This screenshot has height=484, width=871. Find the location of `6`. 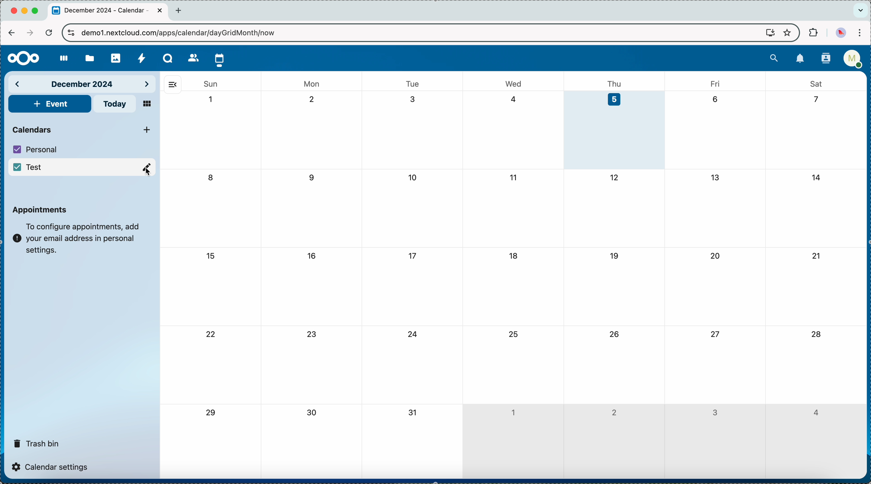

6 is located at coordinates (715, 98).